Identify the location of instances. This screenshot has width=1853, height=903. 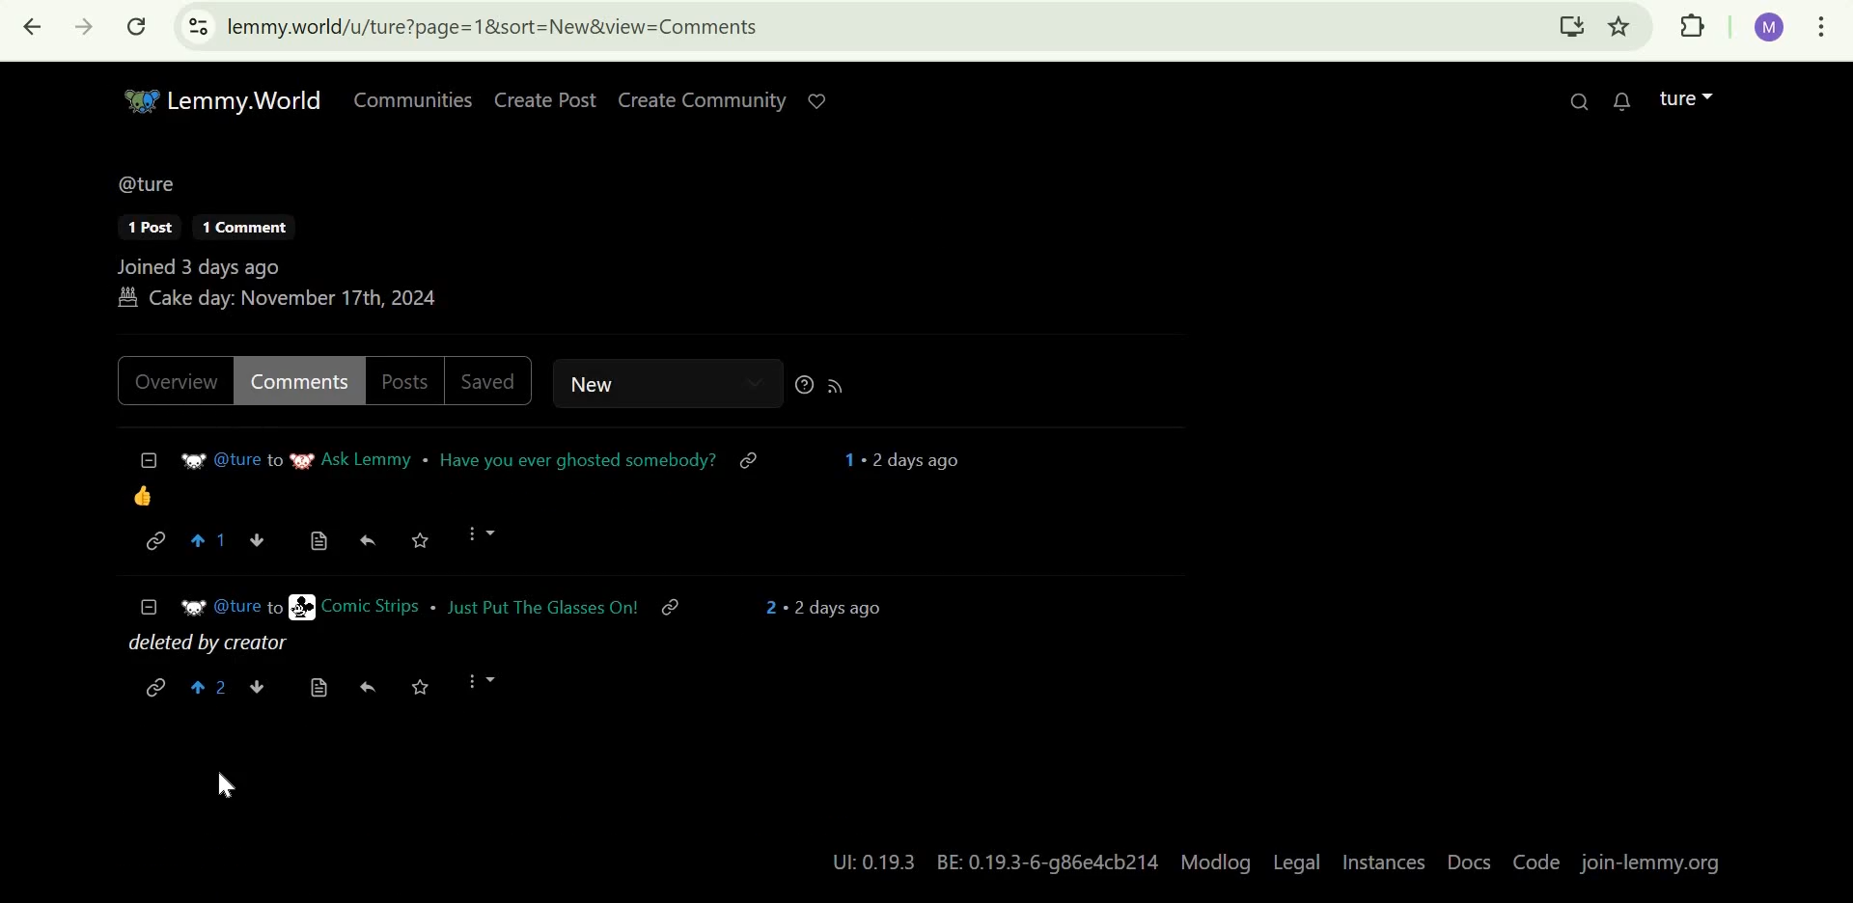
(1383, 861).